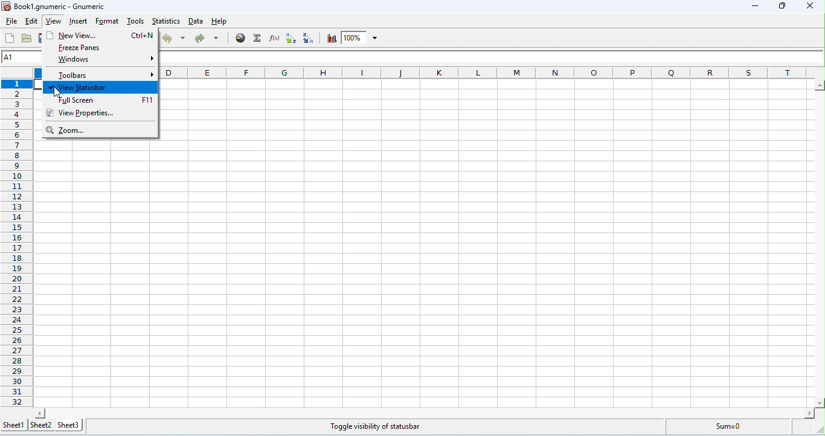 Image resolution: width=825 pixels, height=436 pixels. What do you see at coordinates (84, 131) in the screenshot?
I see `zoom` at bounding box center [84, 131].